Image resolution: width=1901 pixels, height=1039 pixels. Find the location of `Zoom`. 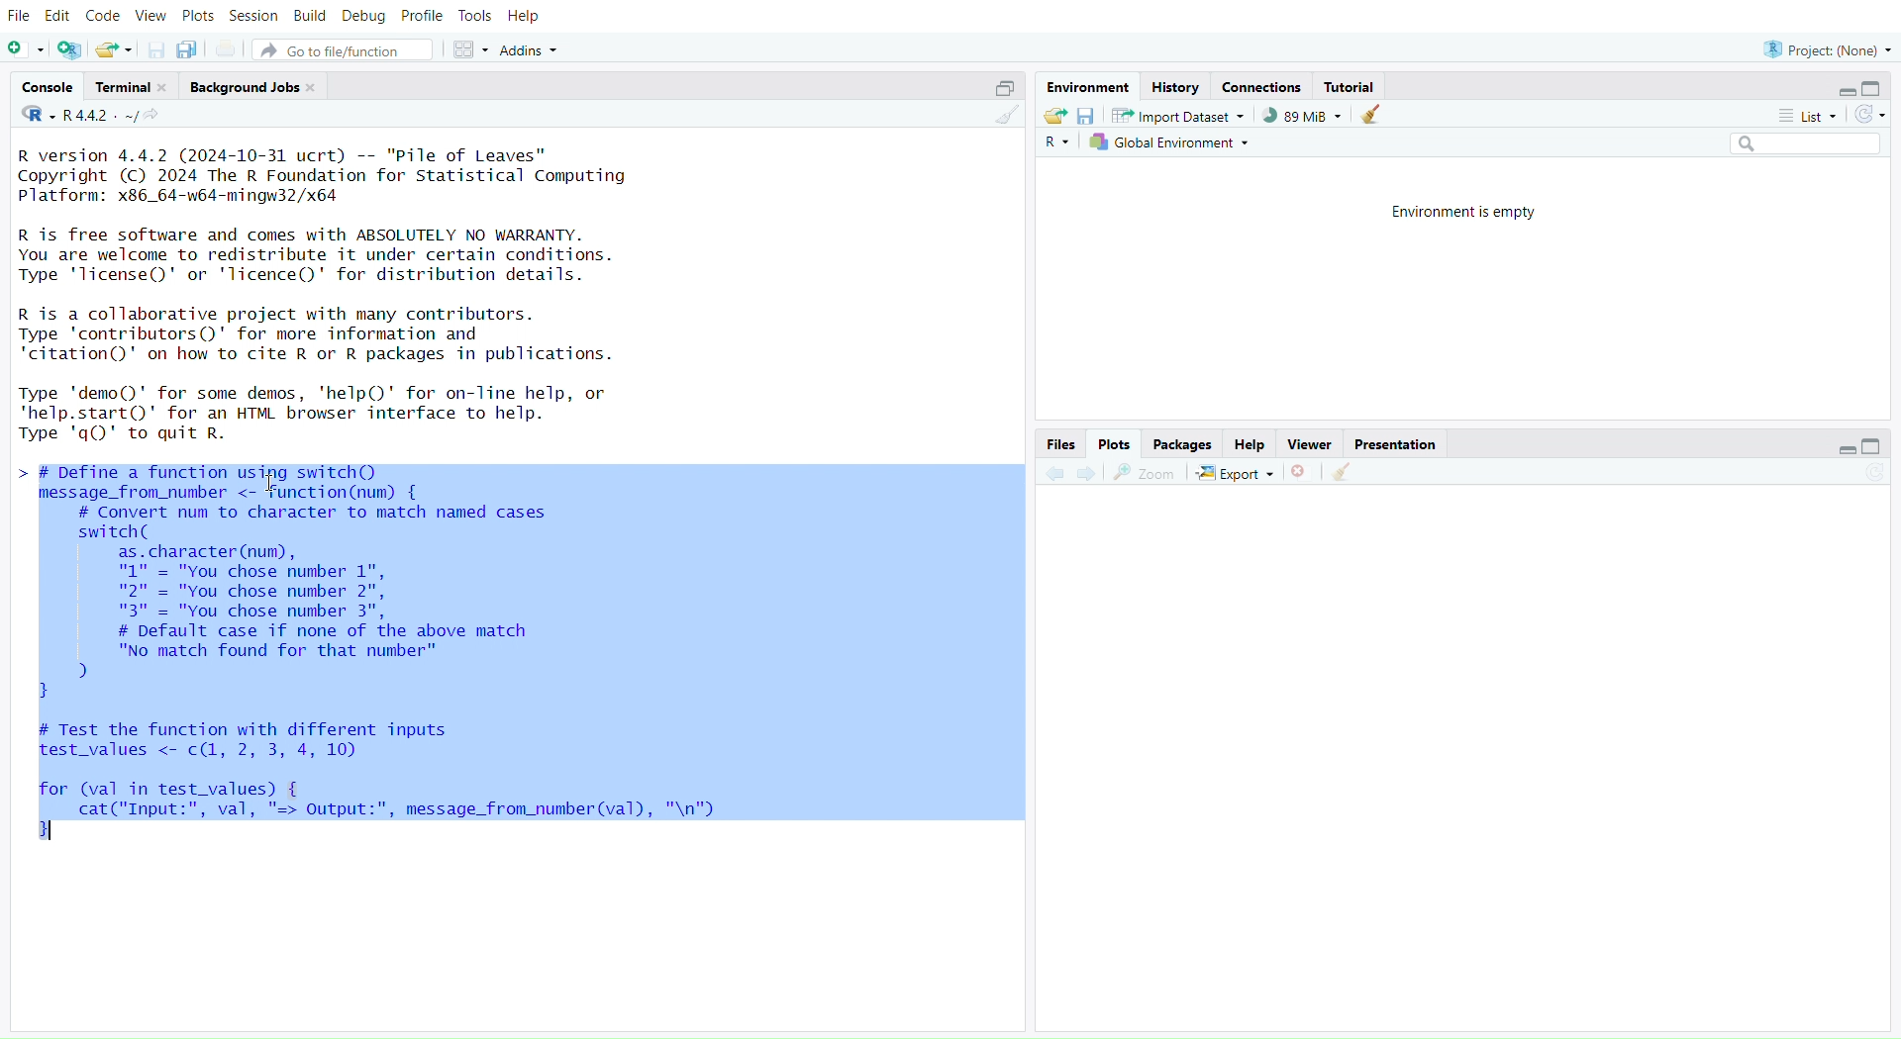

Zoom is located at coordinates (1149, 472).